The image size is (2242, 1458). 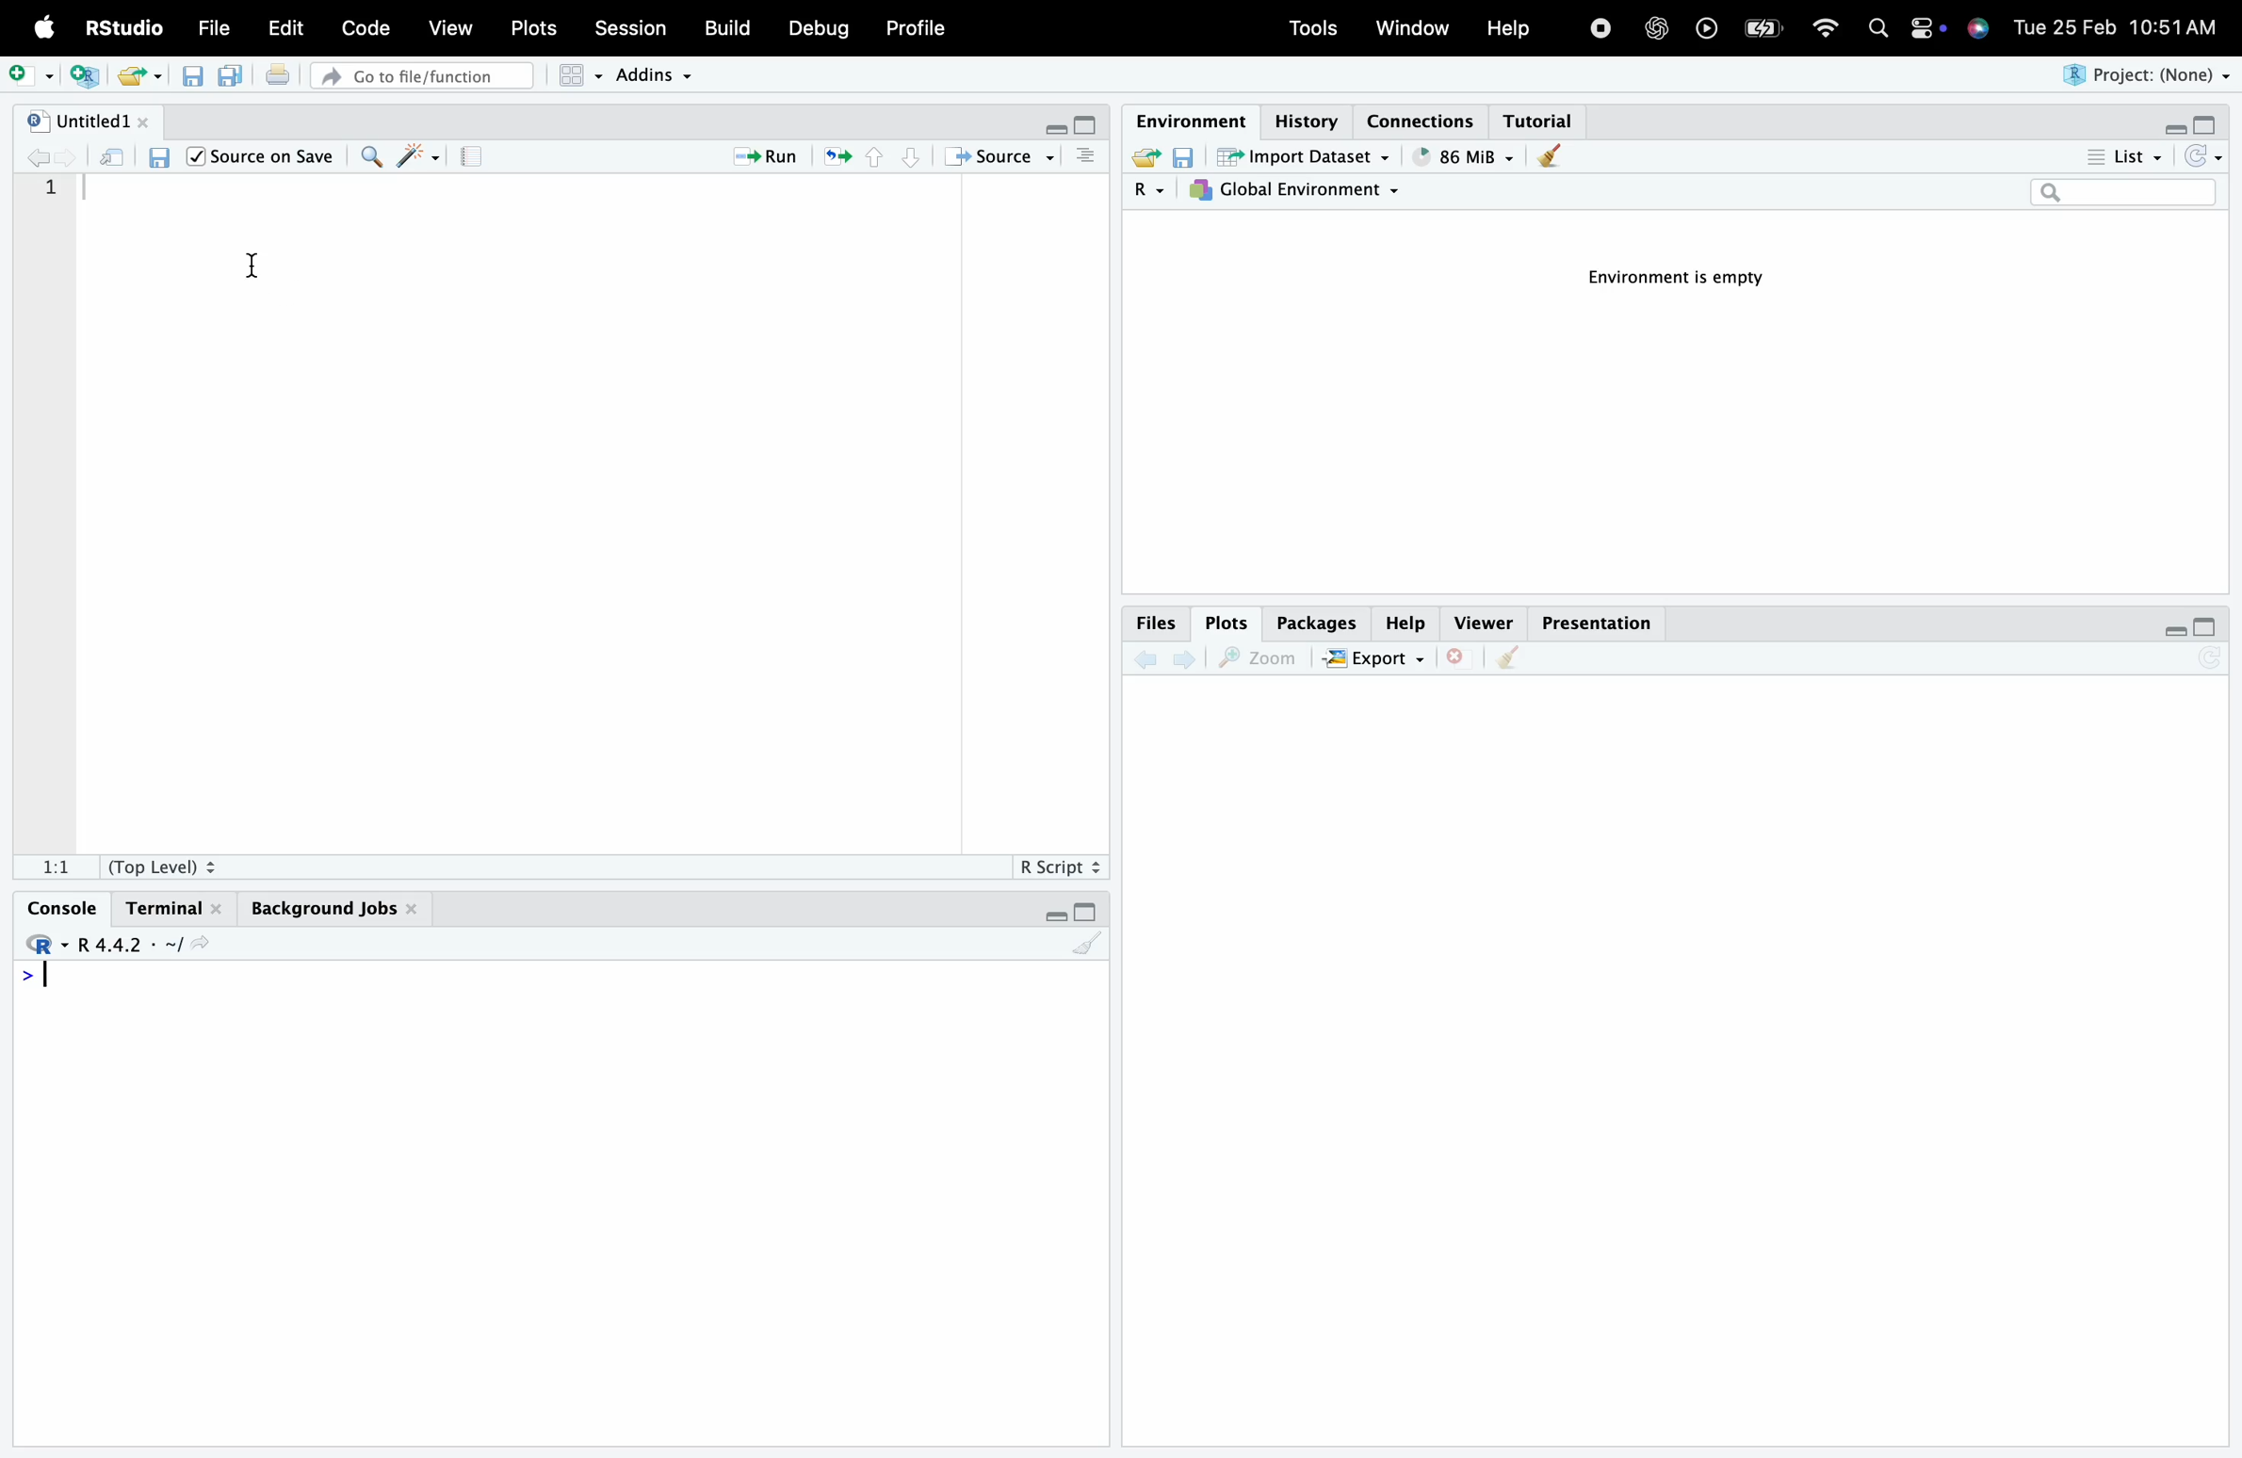 I want to click on back, so click(x=1146, y=663).